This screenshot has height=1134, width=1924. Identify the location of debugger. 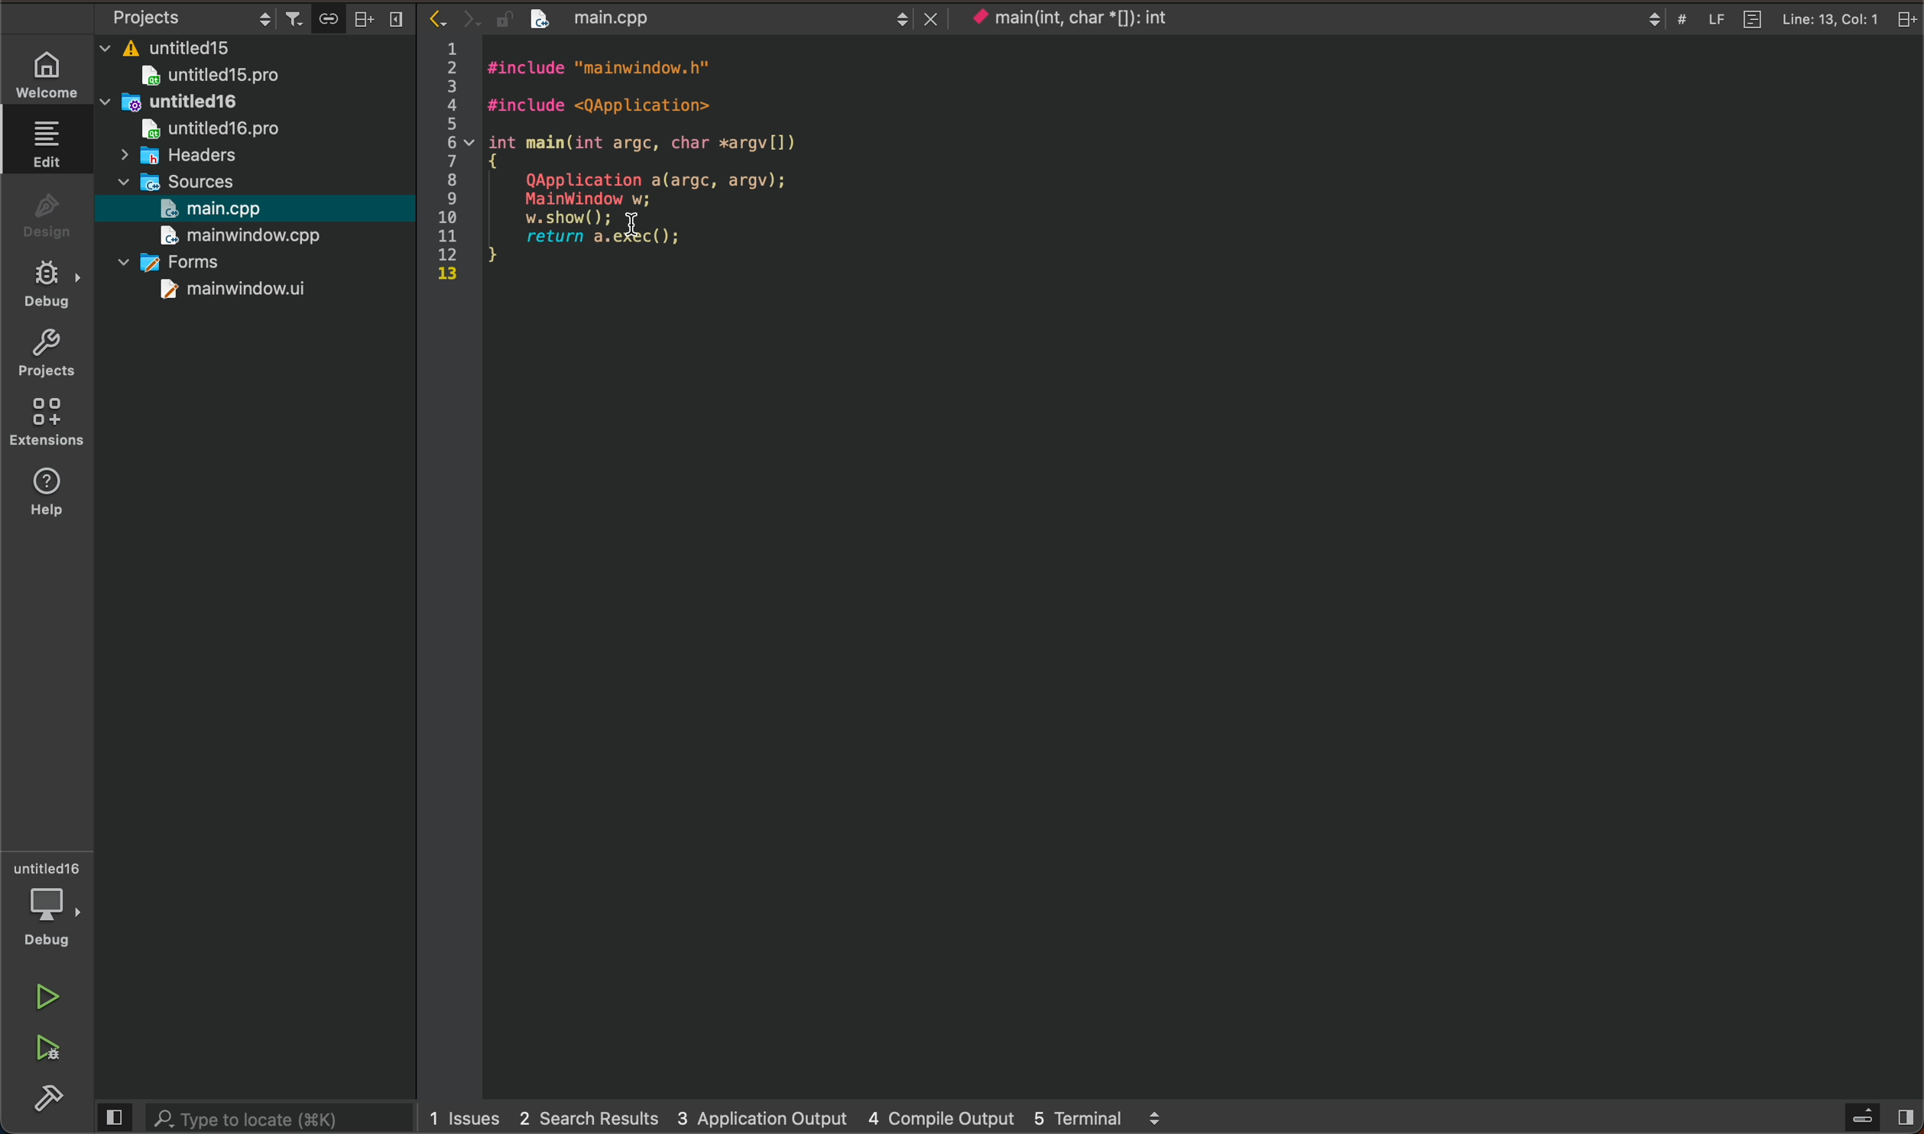
(45, 905).